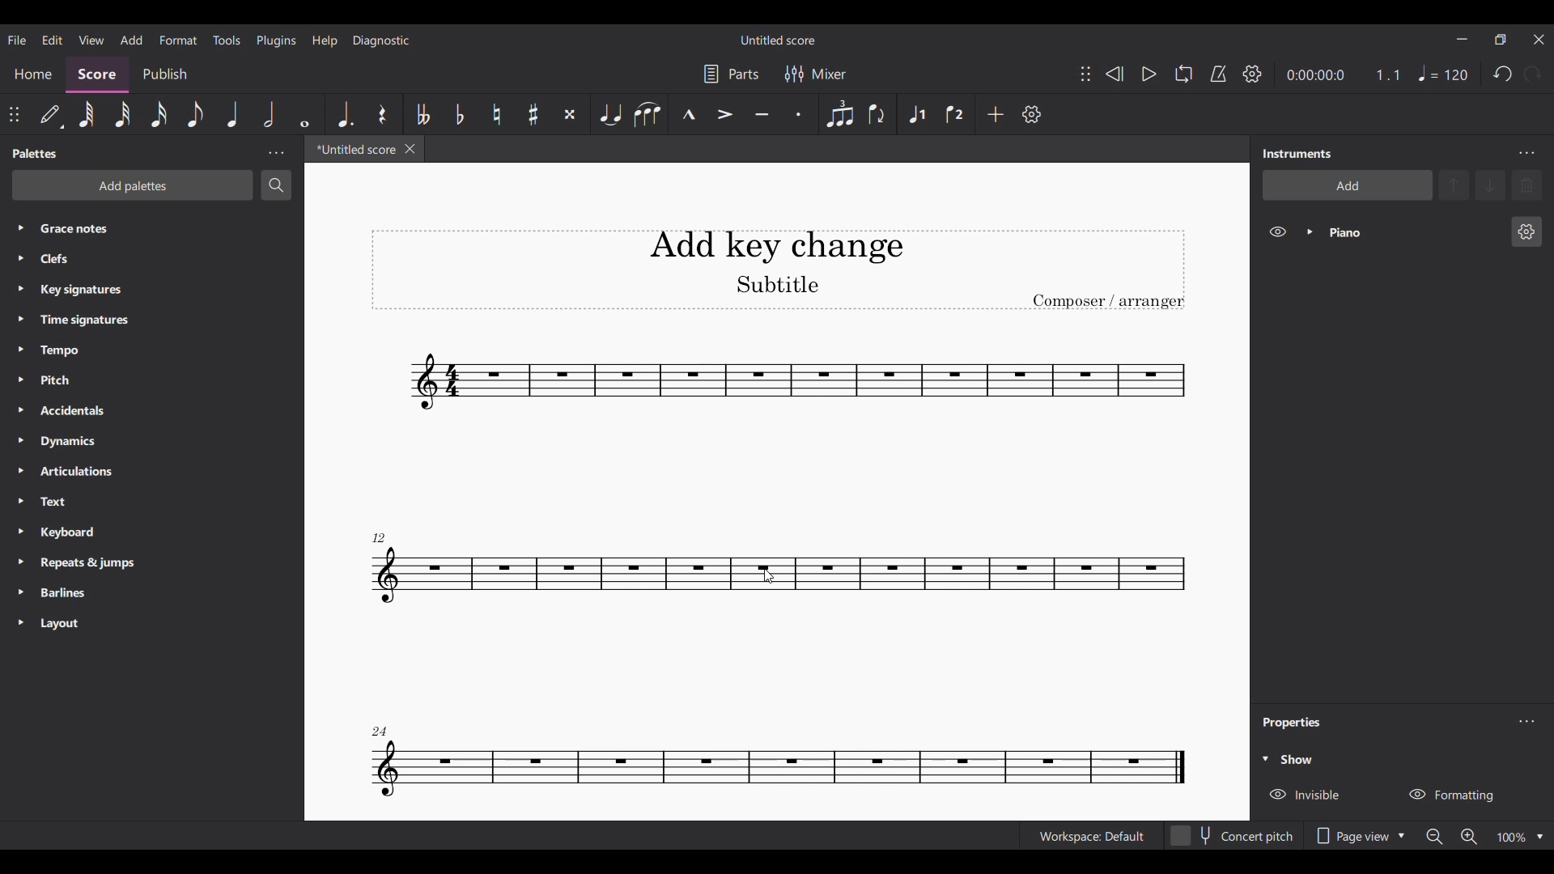 The width and height of the screenshot is (1554, 874). I want to click on Format menu, so click(179, 40).